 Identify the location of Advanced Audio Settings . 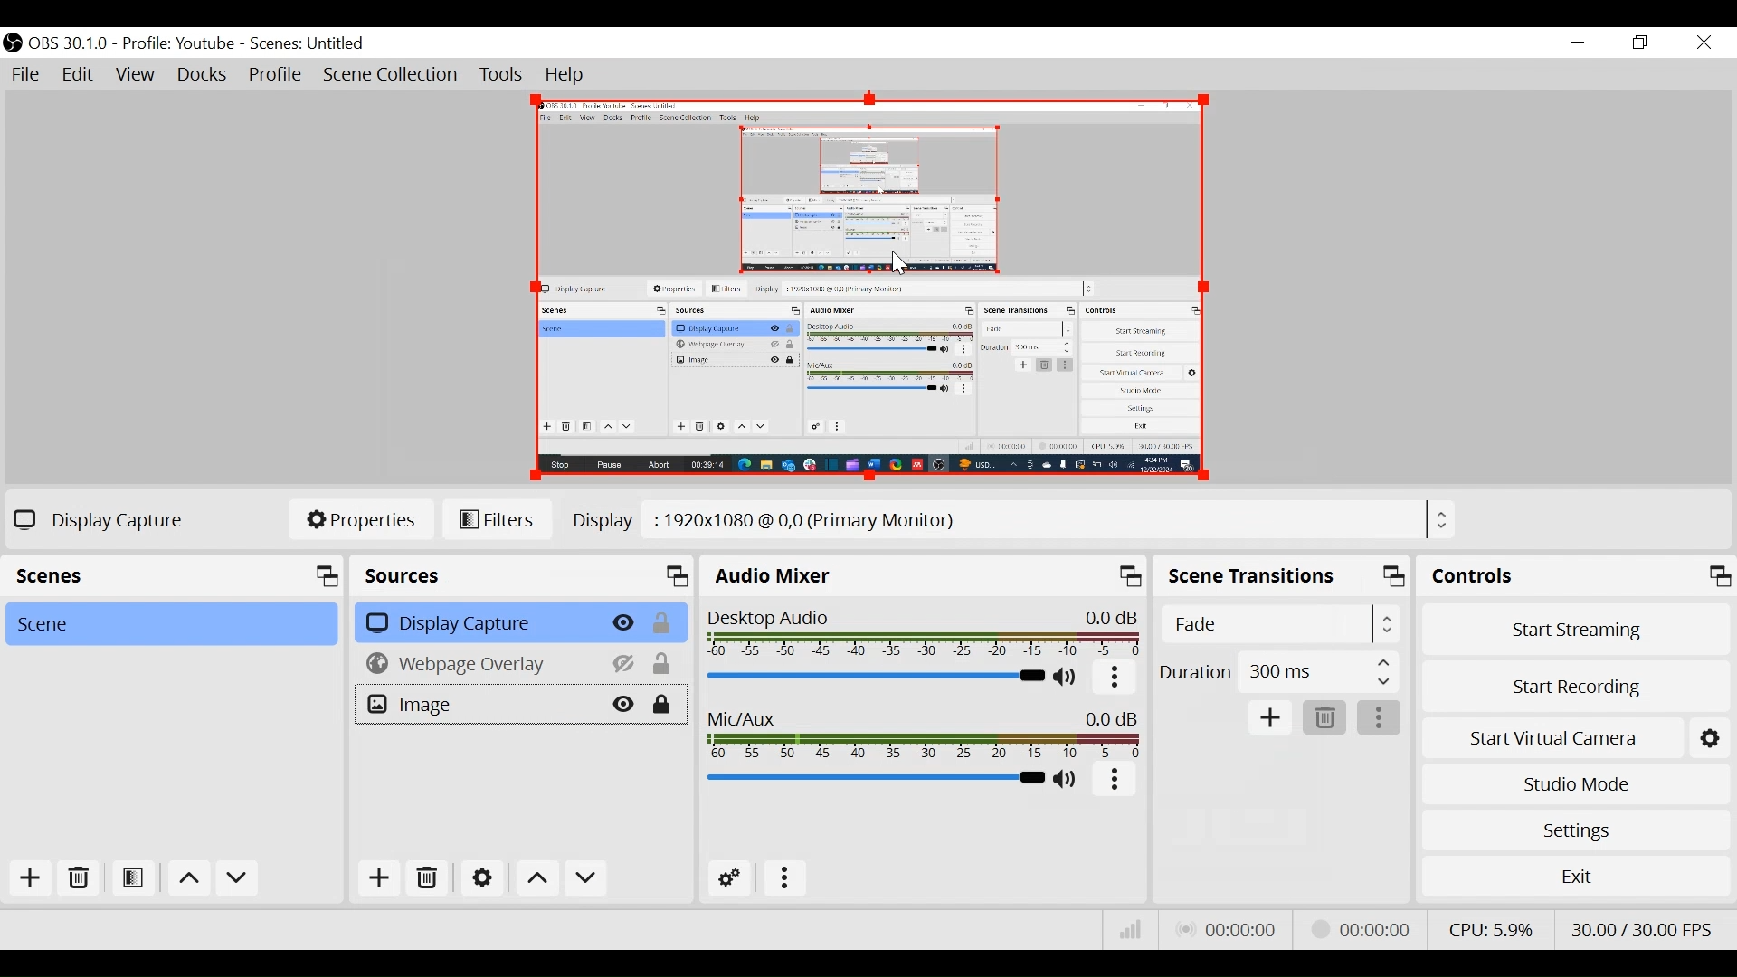
(728, 880).